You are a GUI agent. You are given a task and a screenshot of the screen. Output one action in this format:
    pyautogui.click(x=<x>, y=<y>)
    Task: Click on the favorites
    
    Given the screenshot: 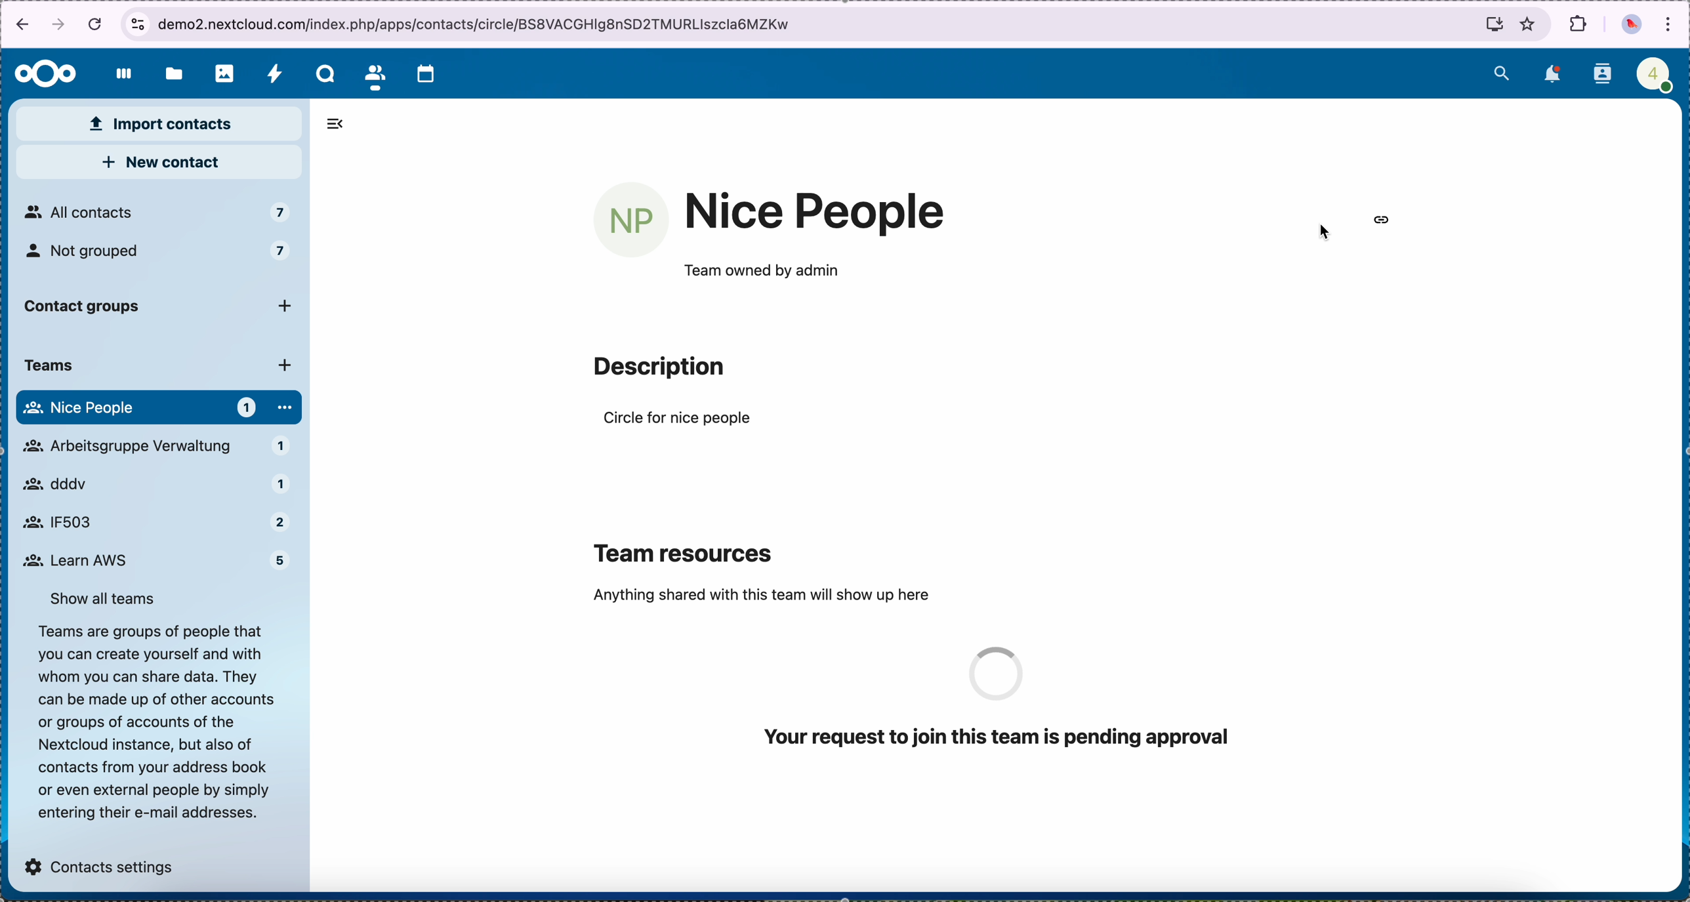 What is the action you would take?
    pyautogui.click(x=1529, y=24)
    